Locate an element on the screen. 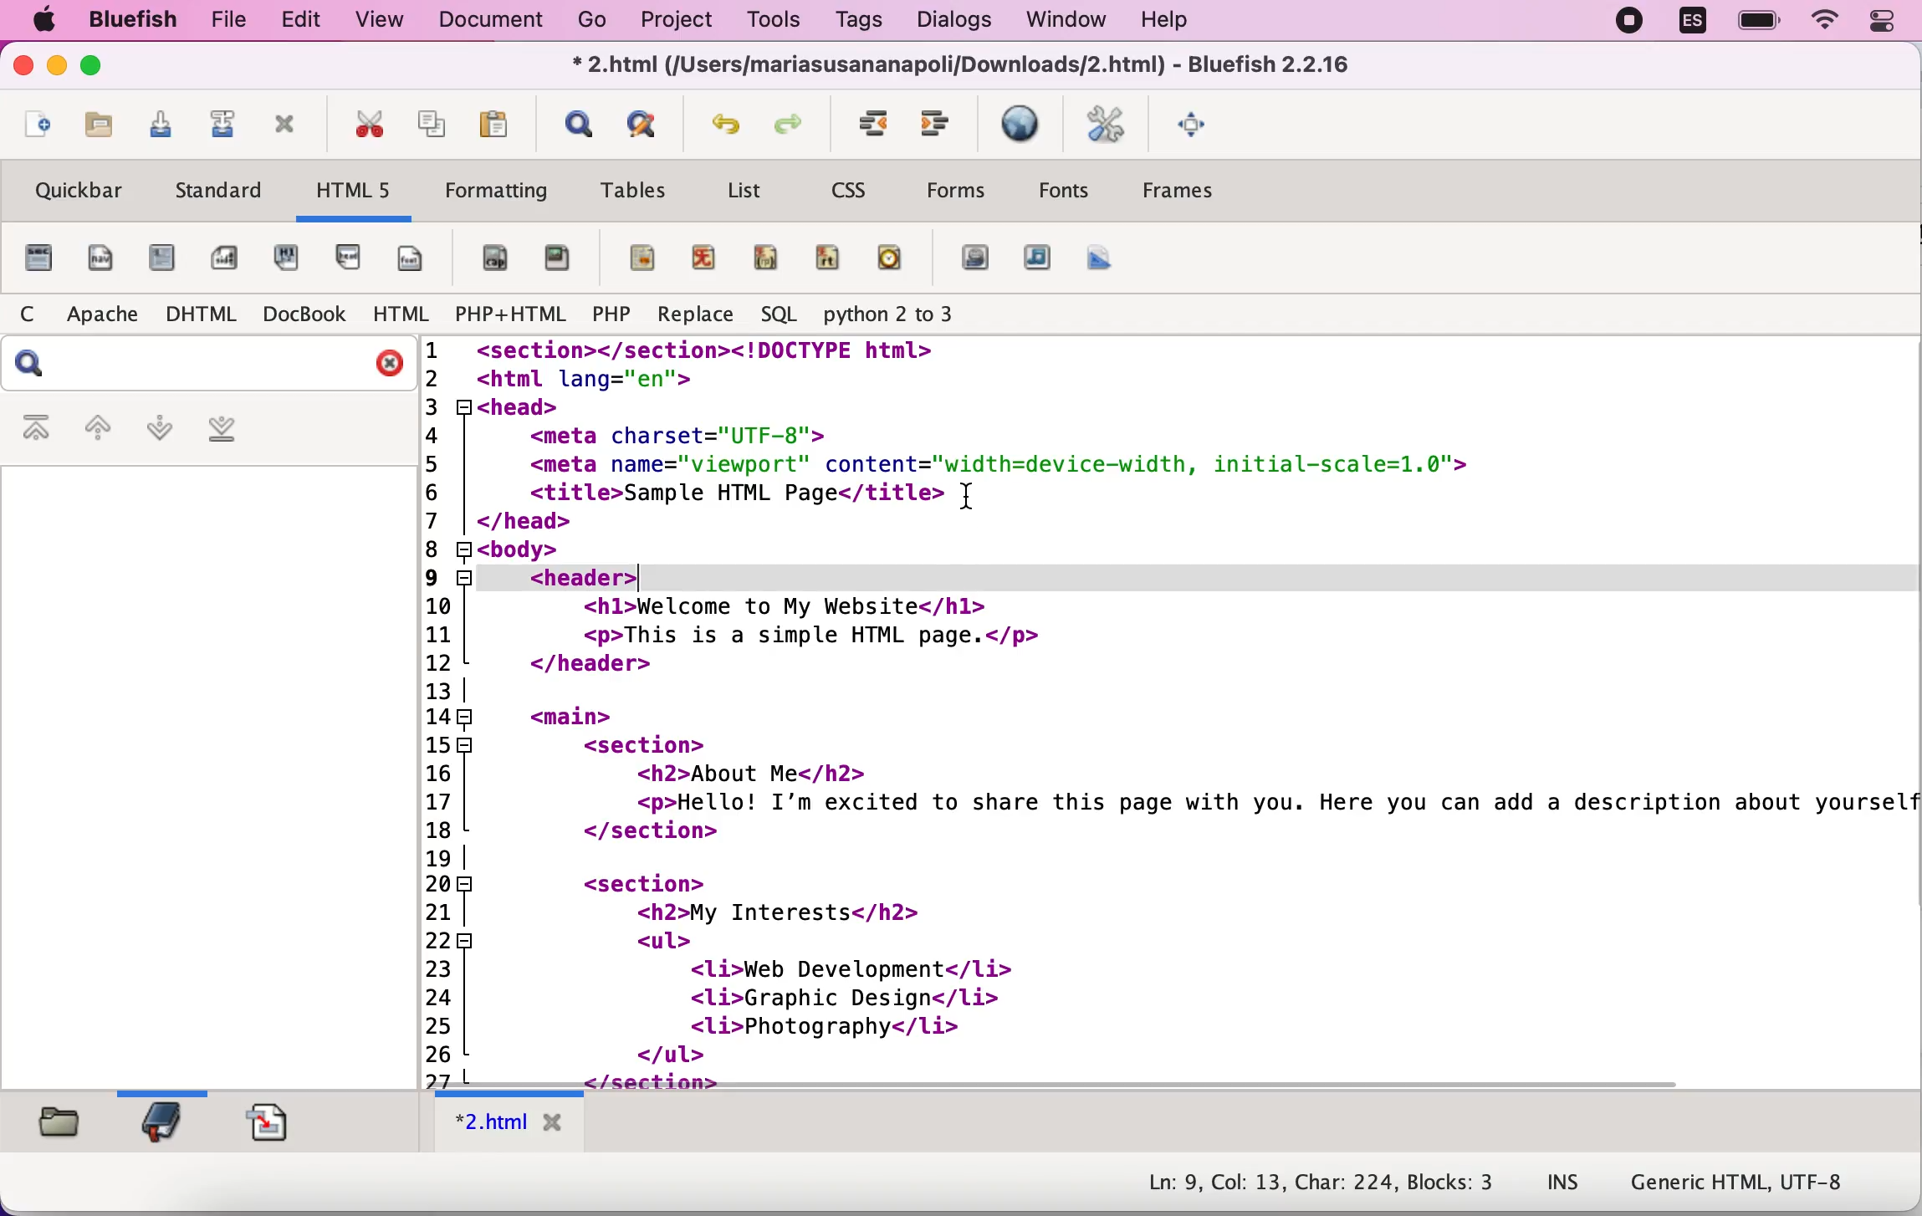 The height and width of the screenshot is (1216, 1922). minimize is located at coordinates (58, 69).